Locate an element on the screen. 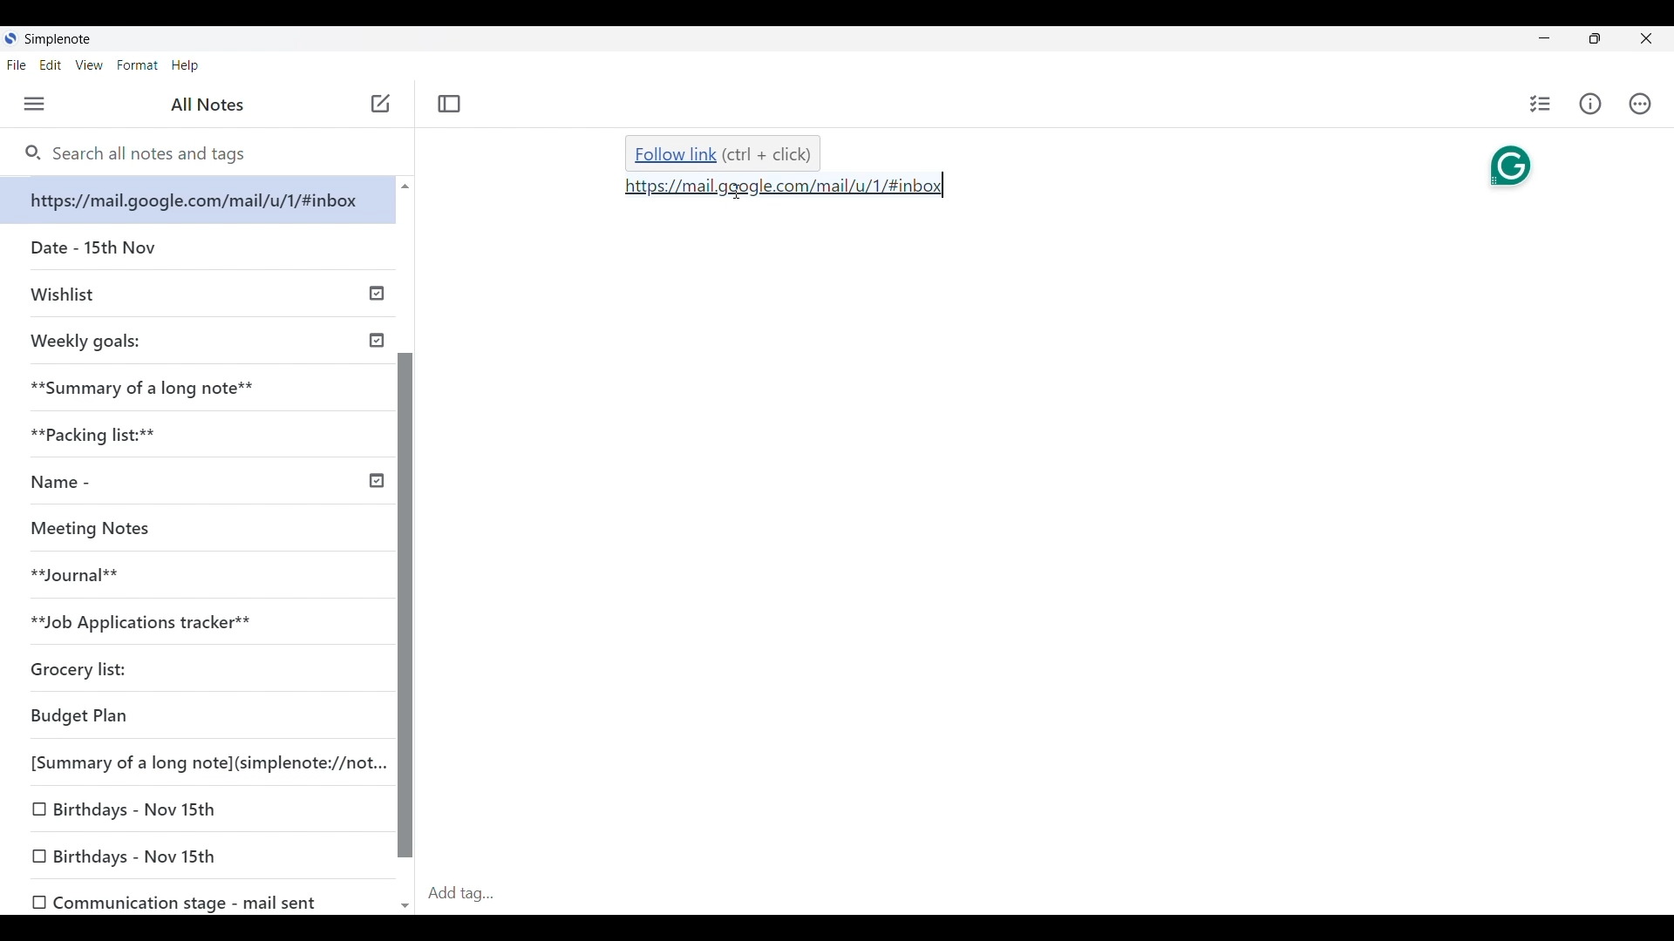  Edit menu is located at coordinates (51, 65).